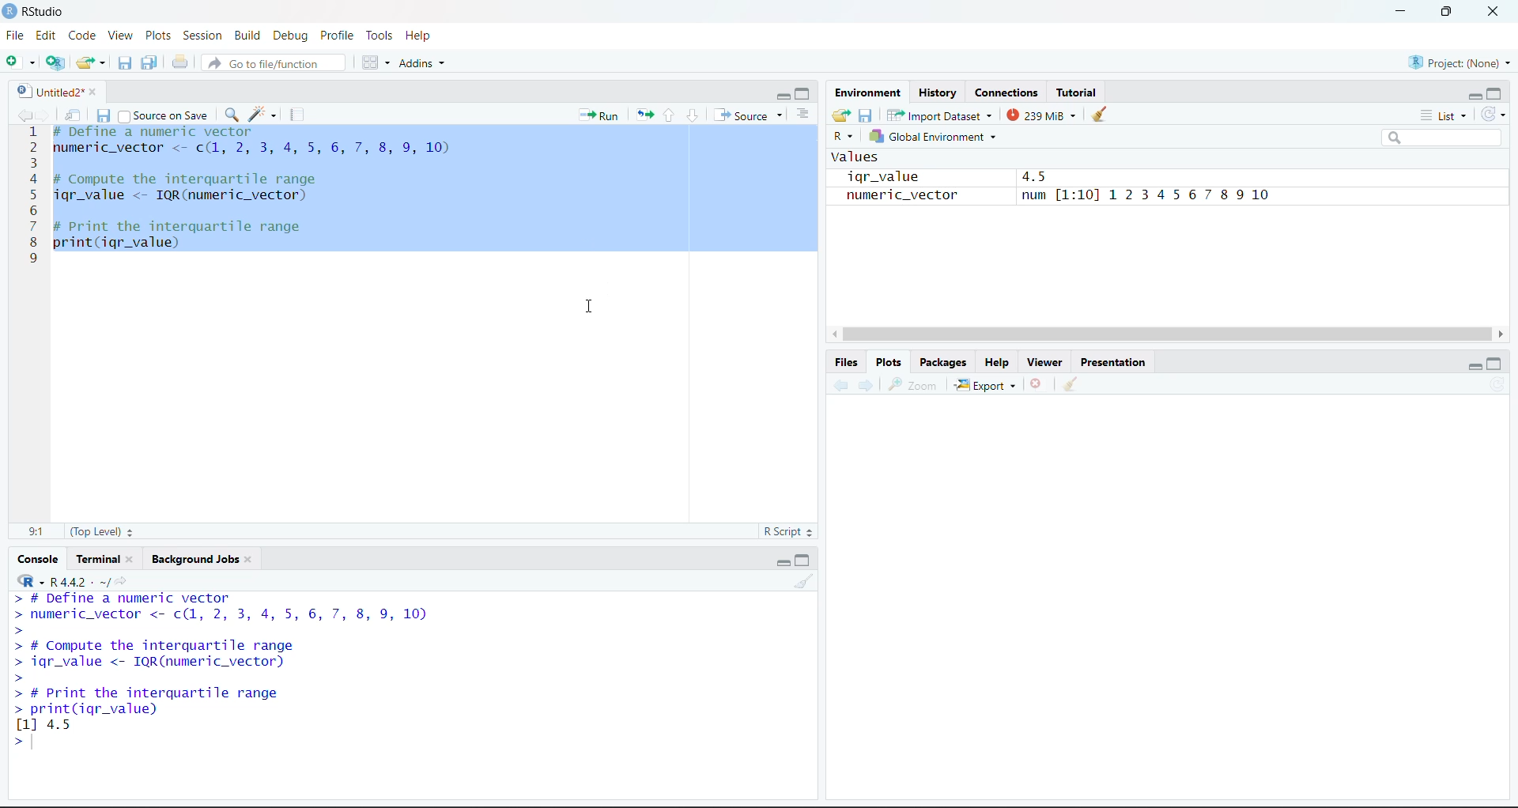 The image size is (1518, 808). I want to click on Find/Replace, so click(232, 114).